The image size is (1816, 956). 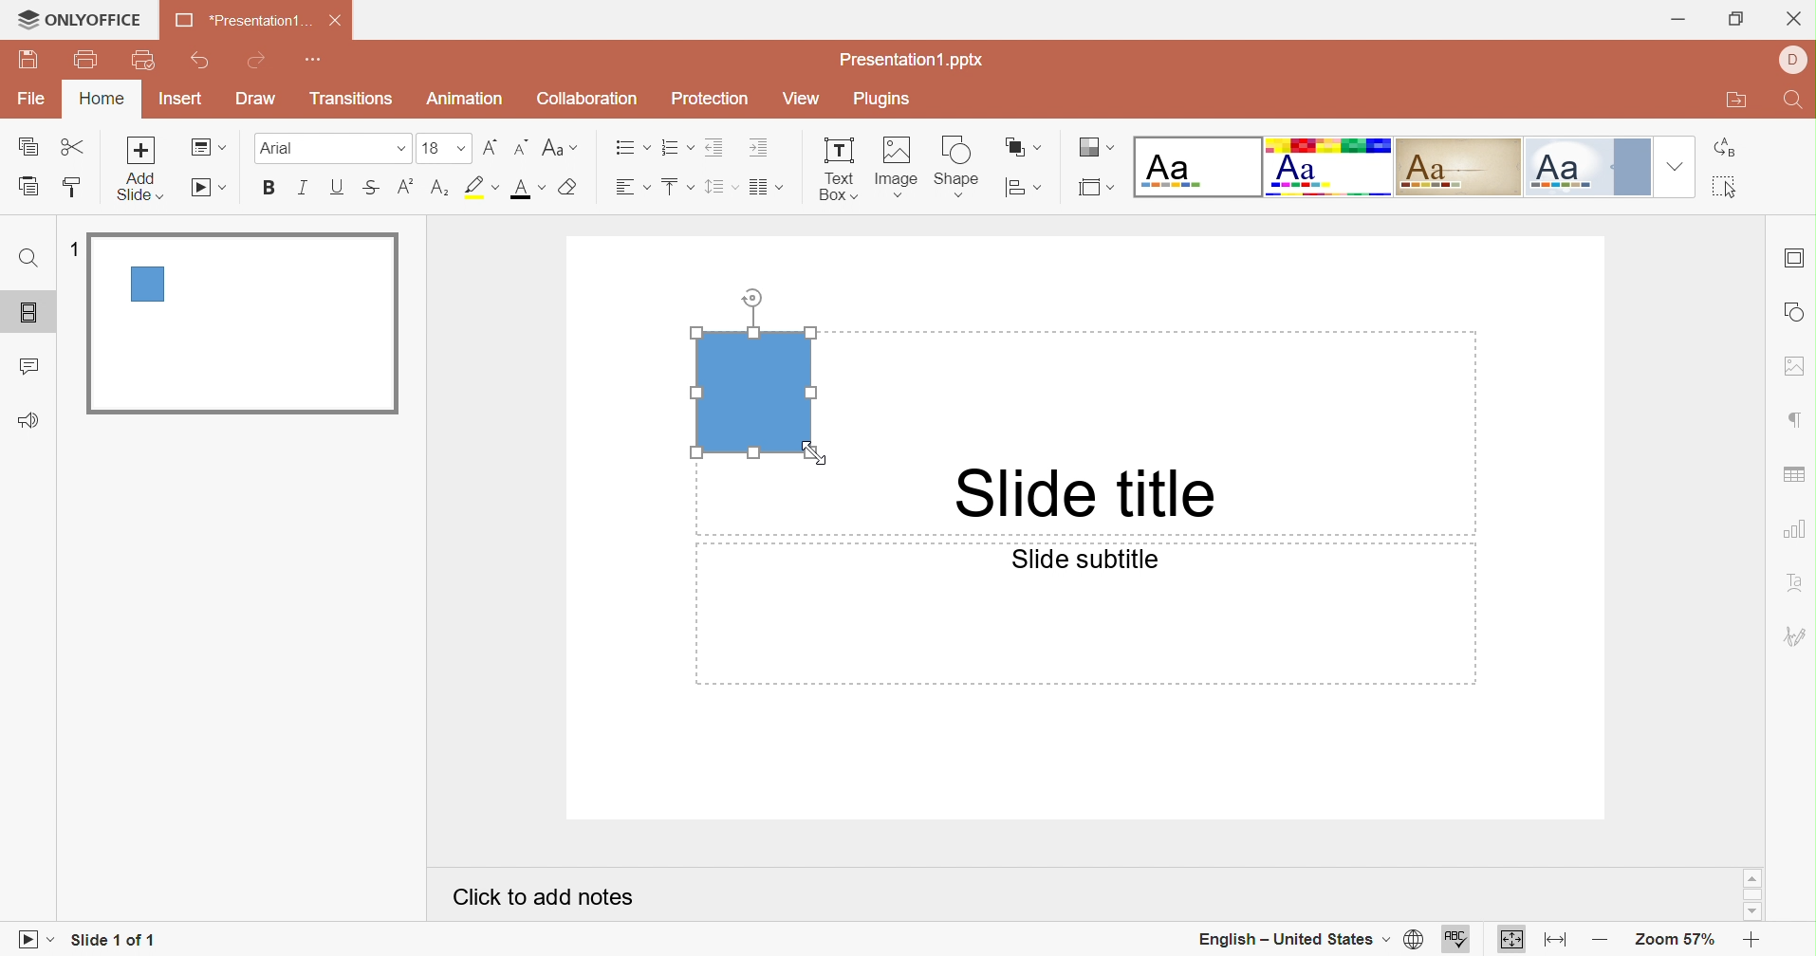 I want to click on Slide subtitle, so click(x=1083, y=559).